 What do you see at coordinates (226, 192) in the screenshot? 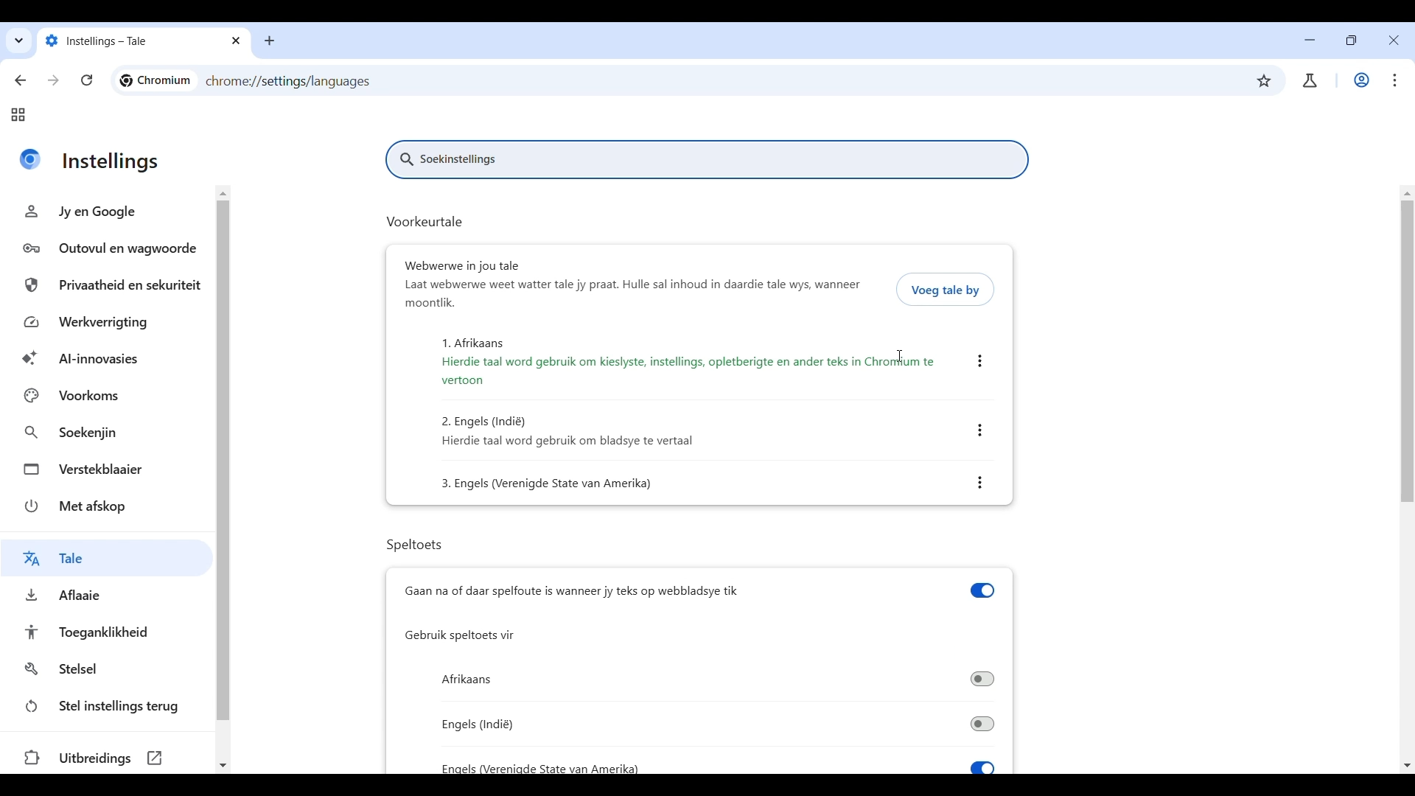
I see `quick slide to top` at bounding box center [226, 192].